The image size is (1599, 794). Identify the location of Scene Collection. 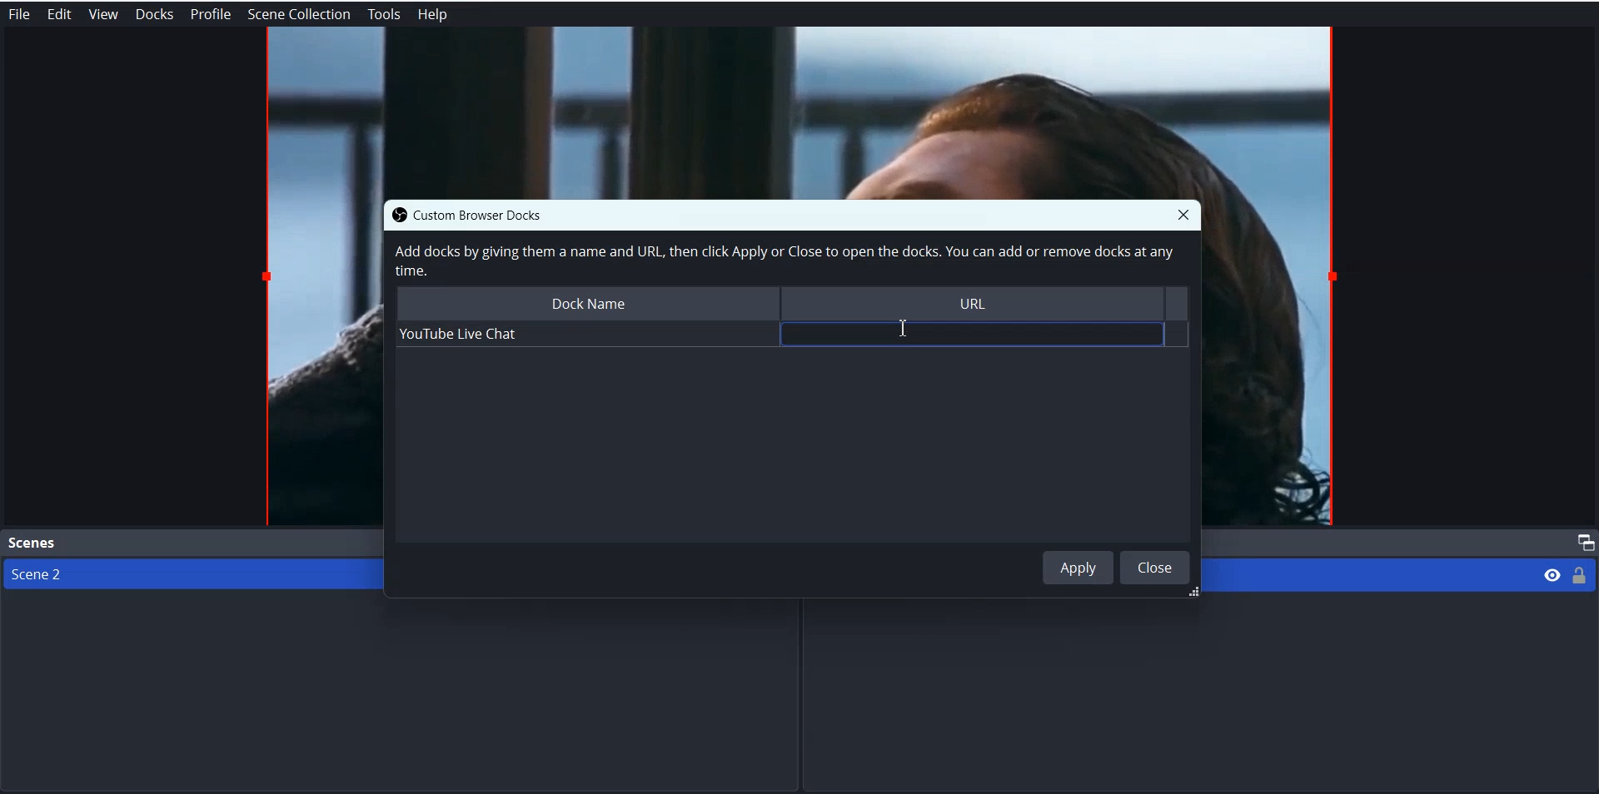
(300, 14).